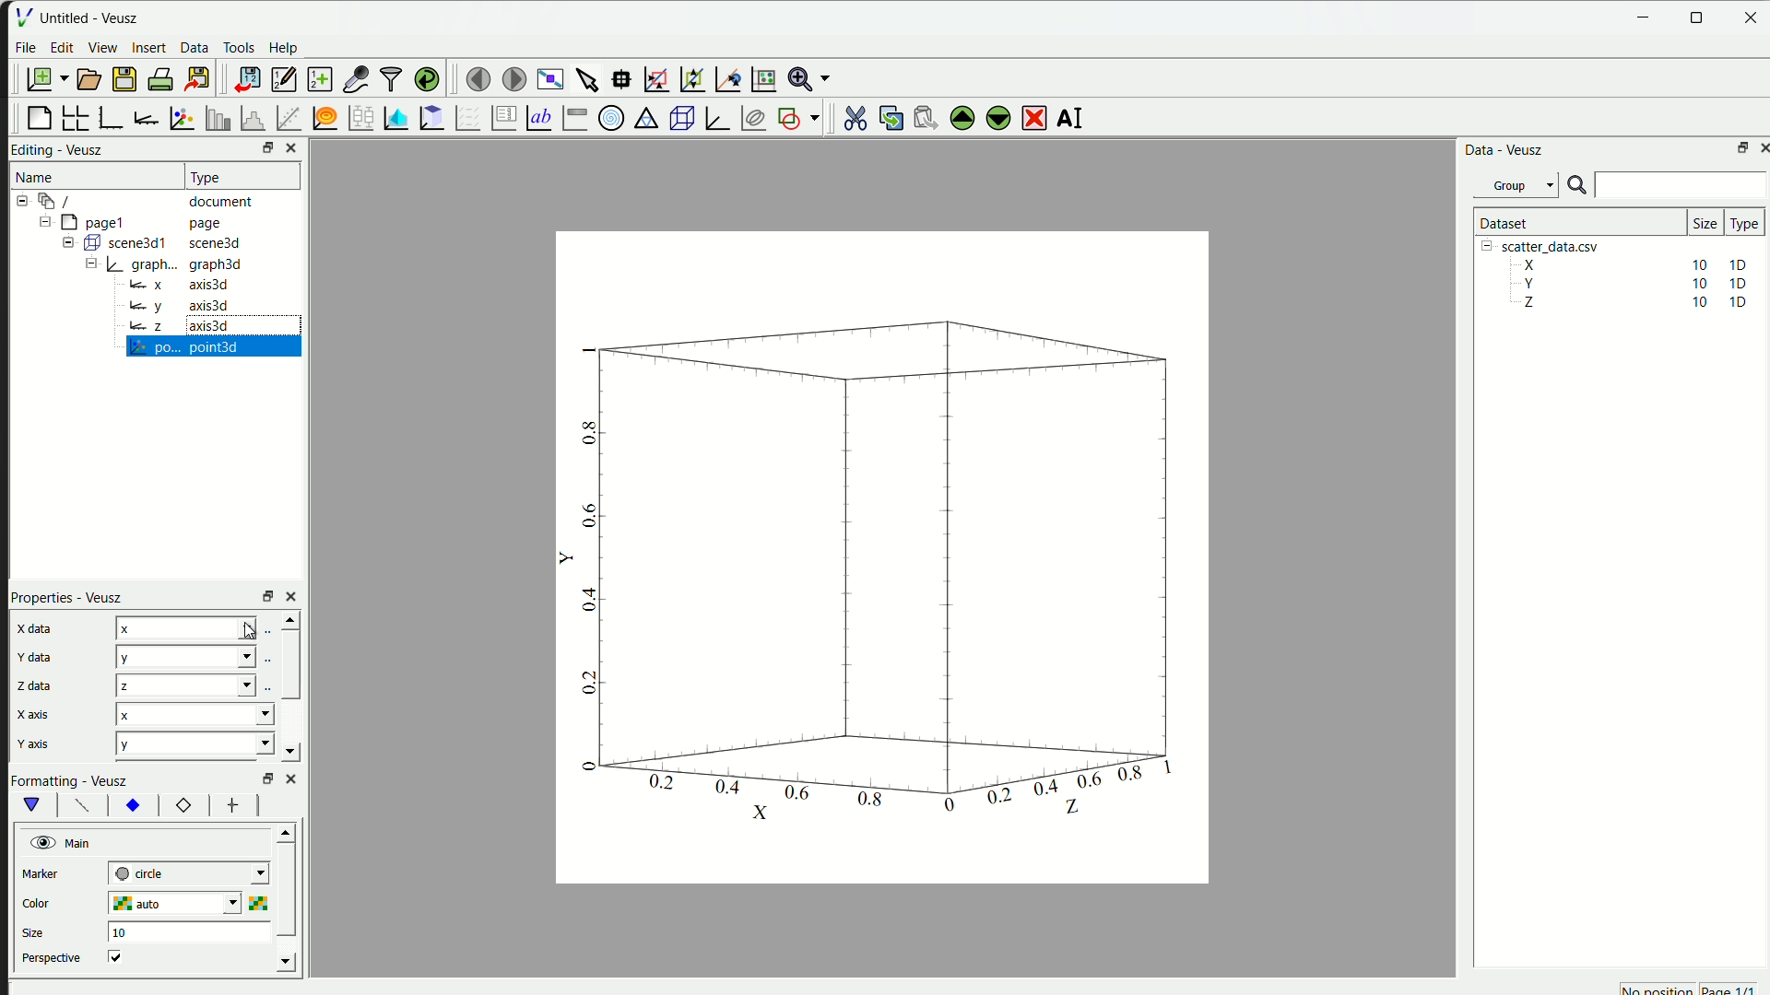 Image resolution: width=1770 pixels, height=995 pixels. What do you see at coordinates (48, 873) in the screenshot?
I see `marker` at bounding box center [48, 873].